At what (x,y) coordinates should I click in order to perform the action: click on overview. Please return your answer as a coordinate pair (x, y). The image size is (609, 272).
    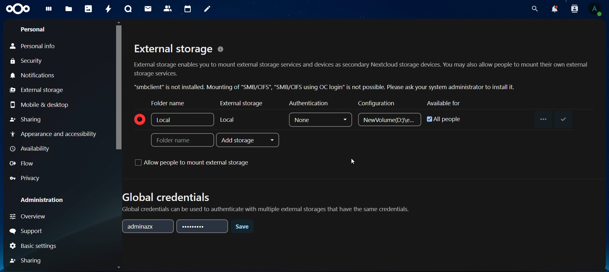
    Looking at the image, I should click on (30, 217).